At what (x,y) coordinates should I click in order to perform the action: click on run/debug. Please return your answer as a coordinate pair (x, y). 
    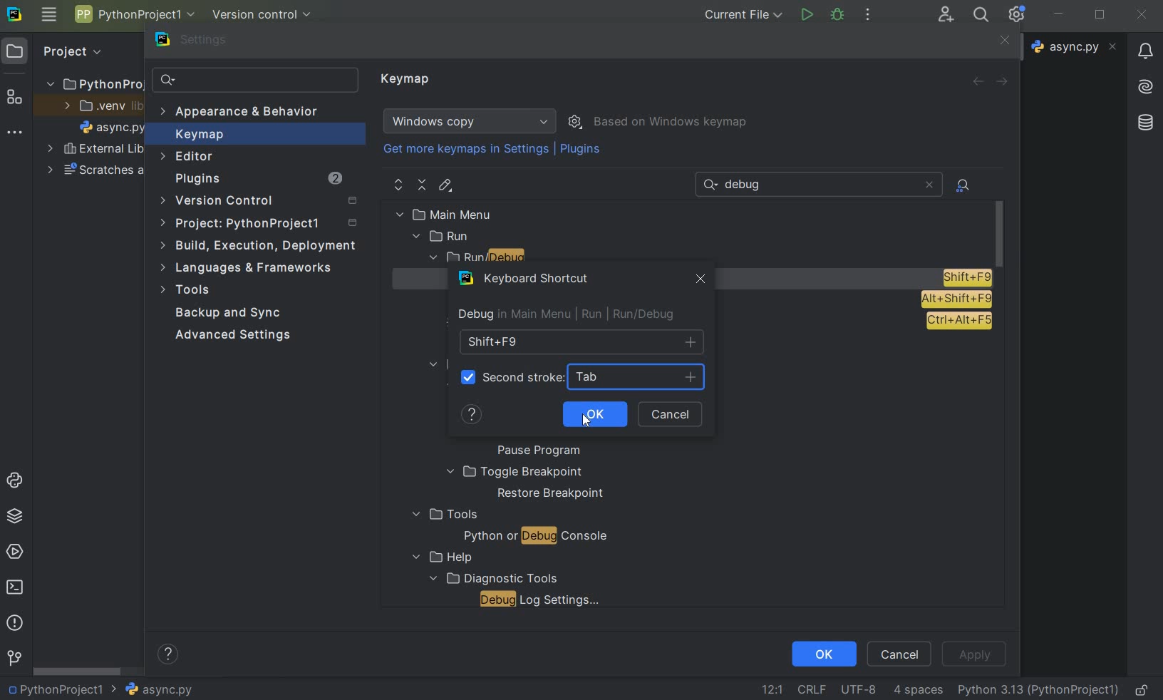
    Looking at the image, I should click on (506, 259).